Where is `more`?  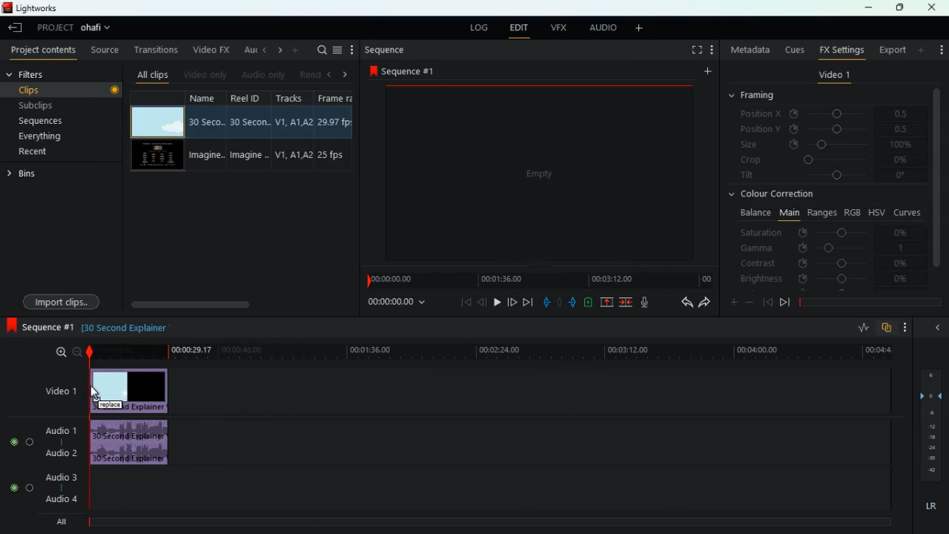
more is located at coordinates (352, 50).